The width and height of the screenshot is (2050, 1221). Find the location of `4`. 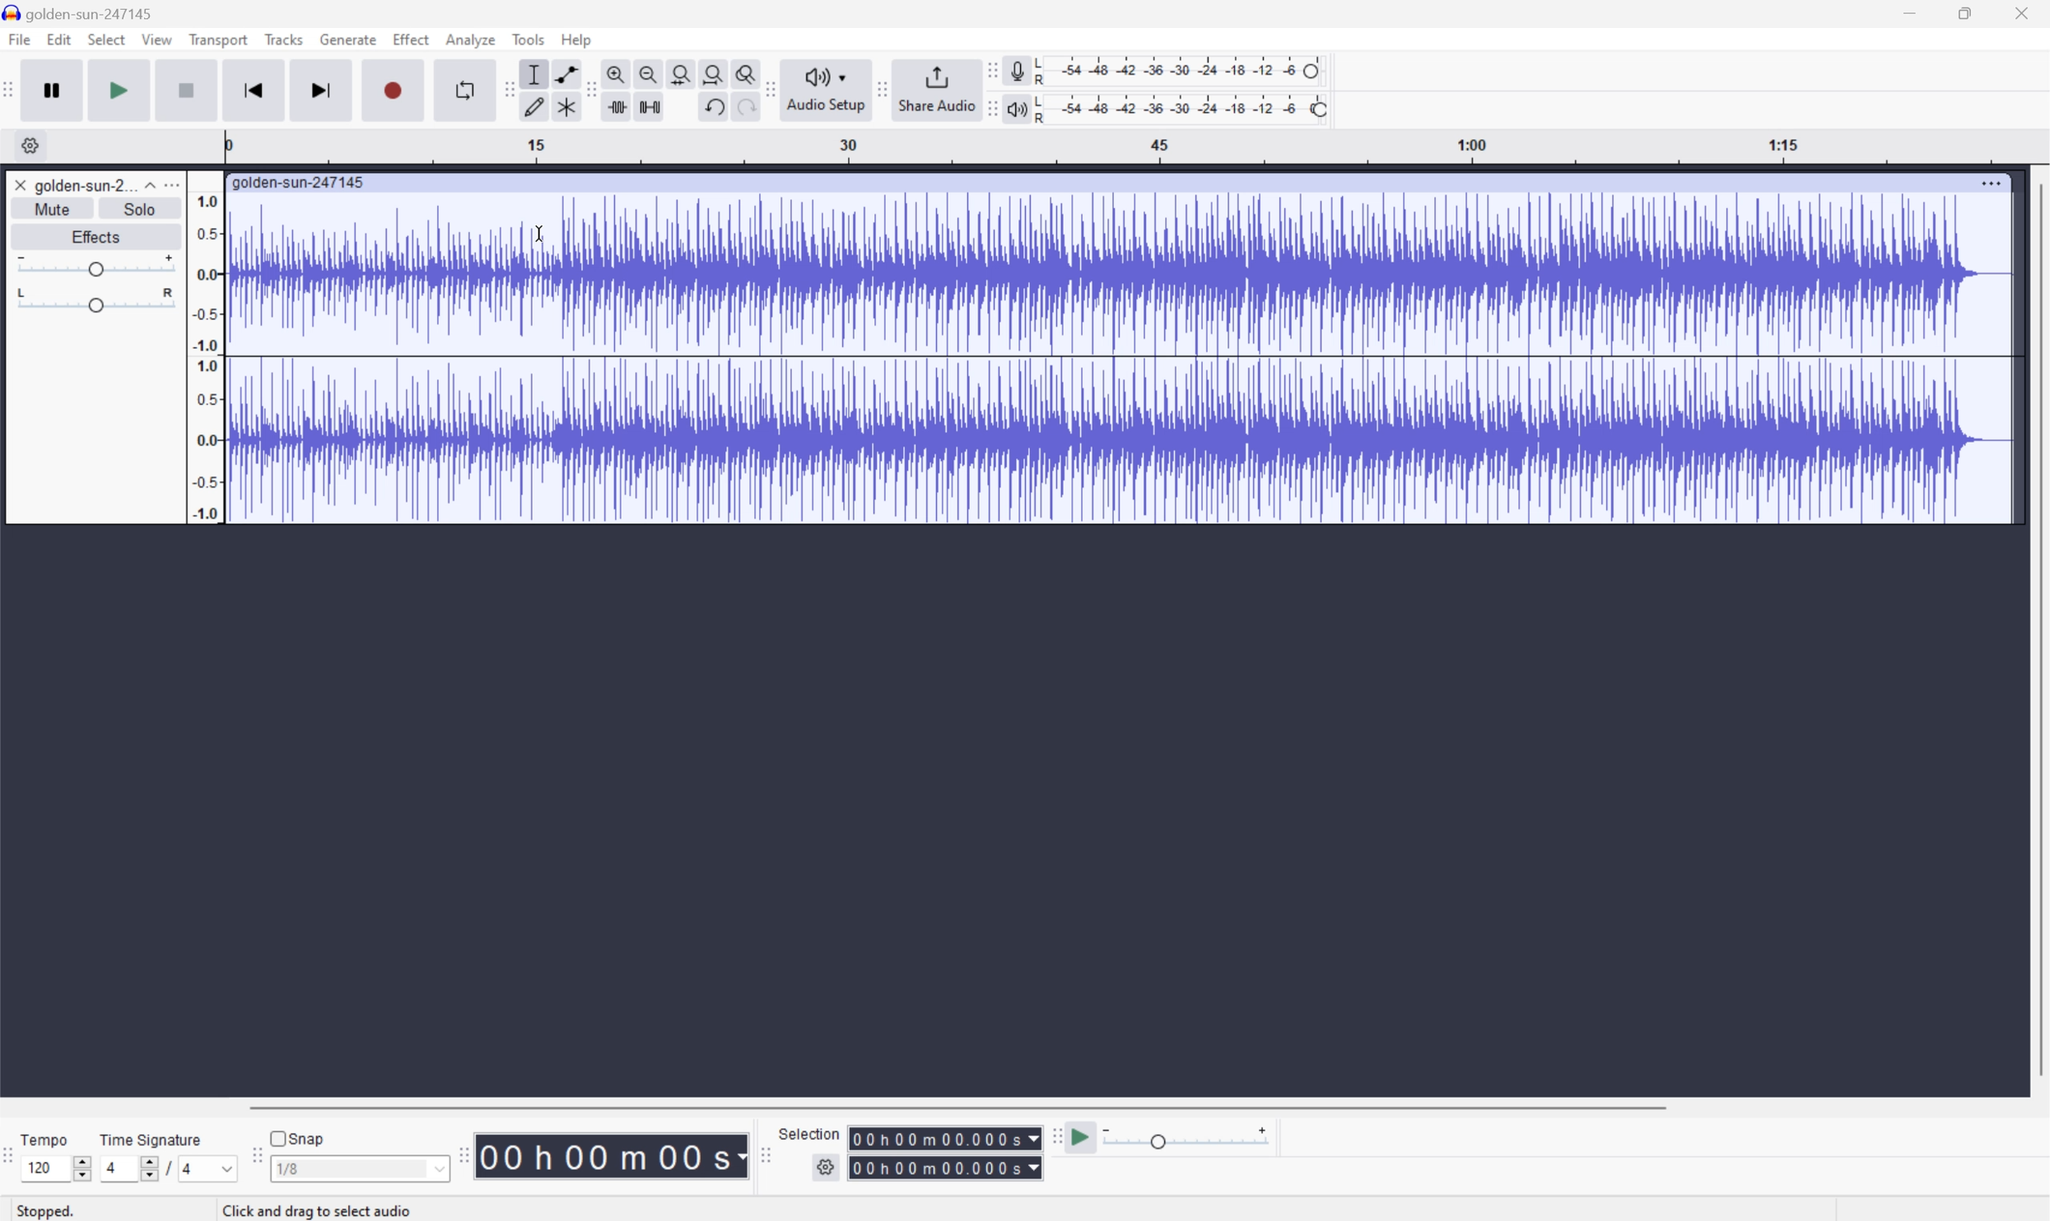

4 is located at coordinates (189, 1171).